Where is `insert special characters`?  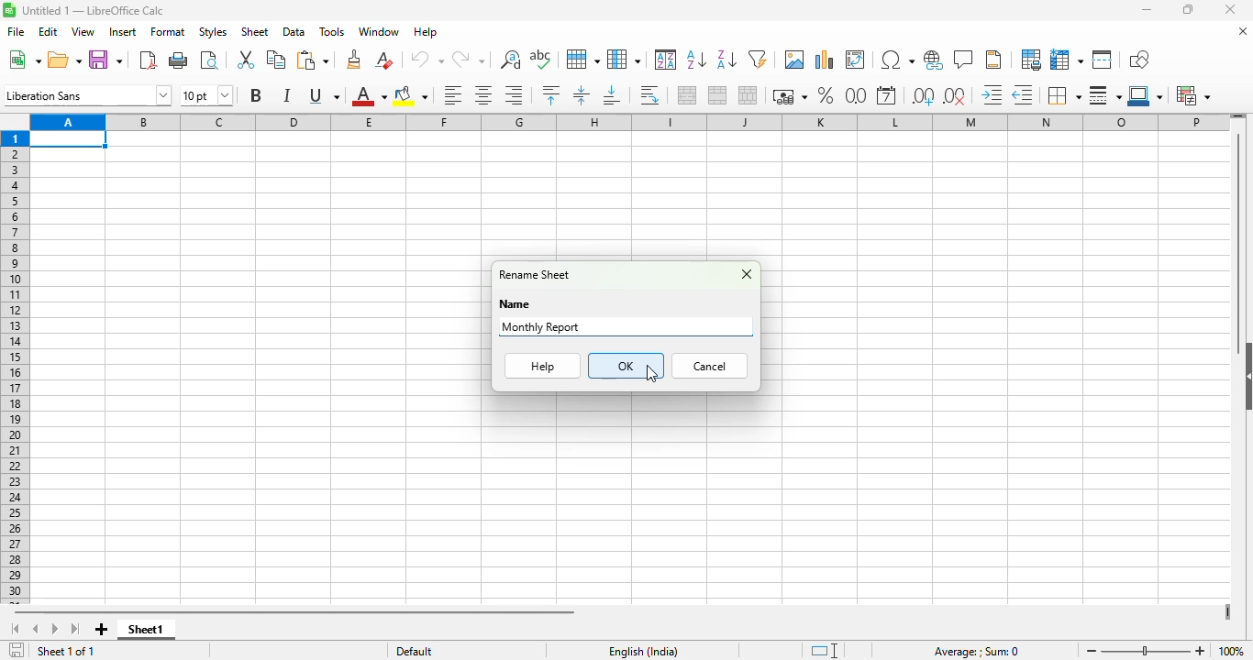
insert special characters is located at coordinates (897, 60).